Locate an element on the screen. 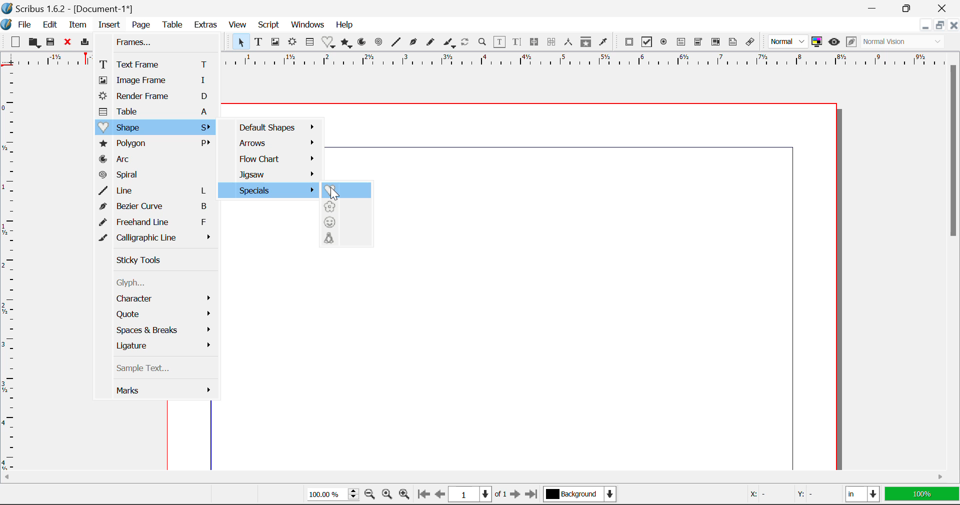  Ligiature is located at coordinates (159, 346).